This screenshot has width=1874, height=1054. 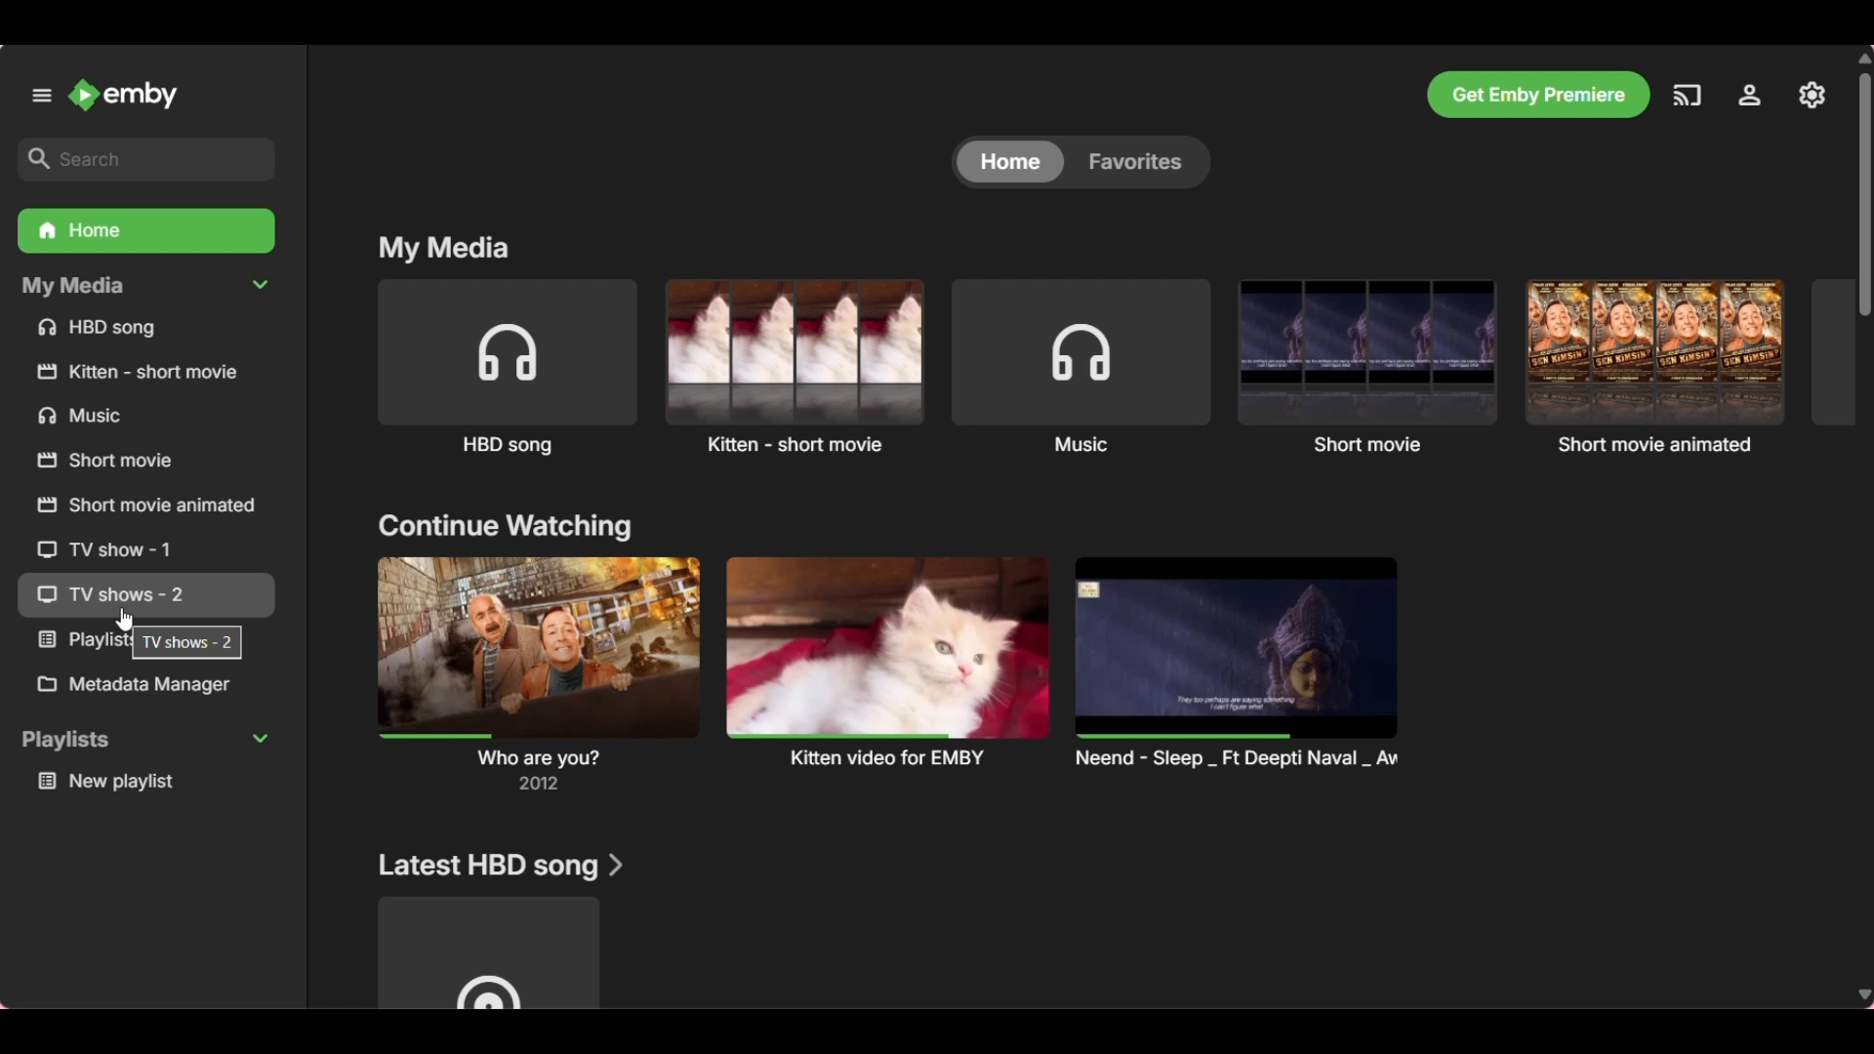 I want to click on Collapse Playlists, so click(x=143, y=741).